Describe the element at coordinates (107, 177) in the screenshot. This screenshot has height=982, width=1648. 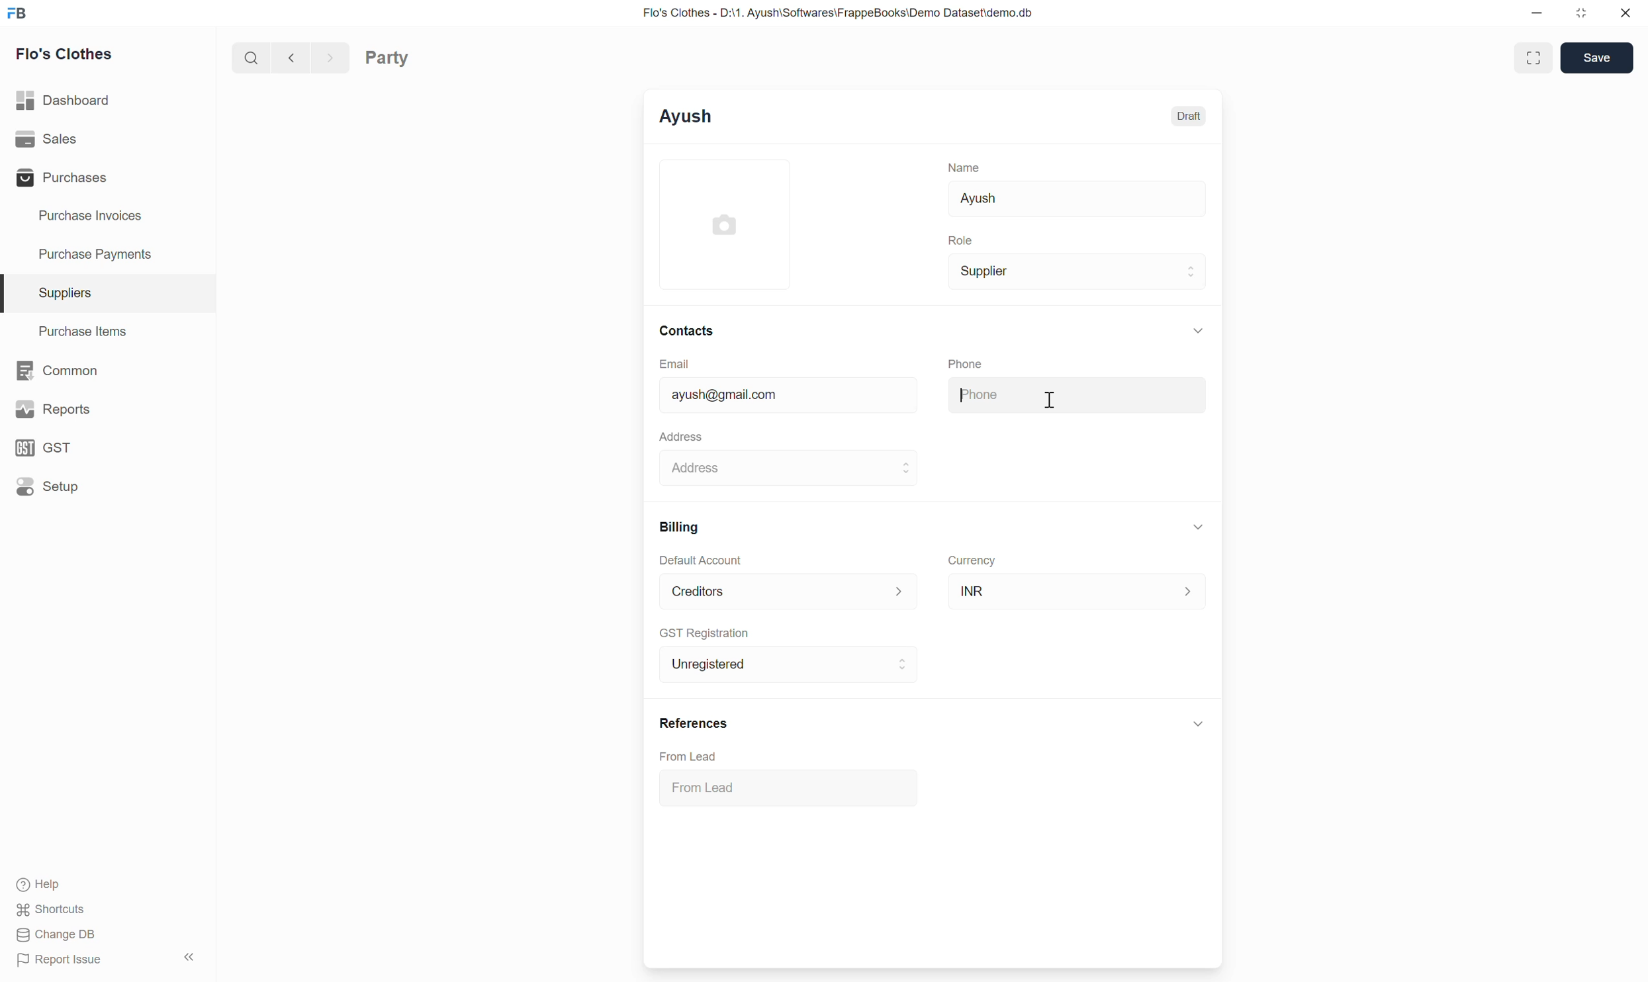
I see `Purchases` at that location.